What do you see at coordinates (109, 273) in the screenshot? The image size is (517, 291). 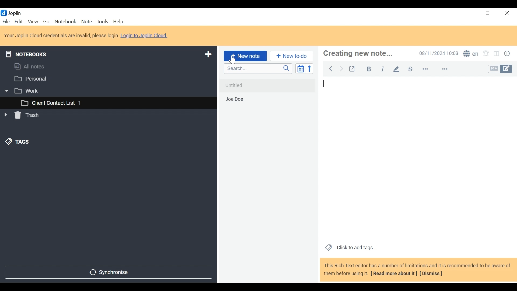 I see `Synchronise` at bounding box center [109, 273].